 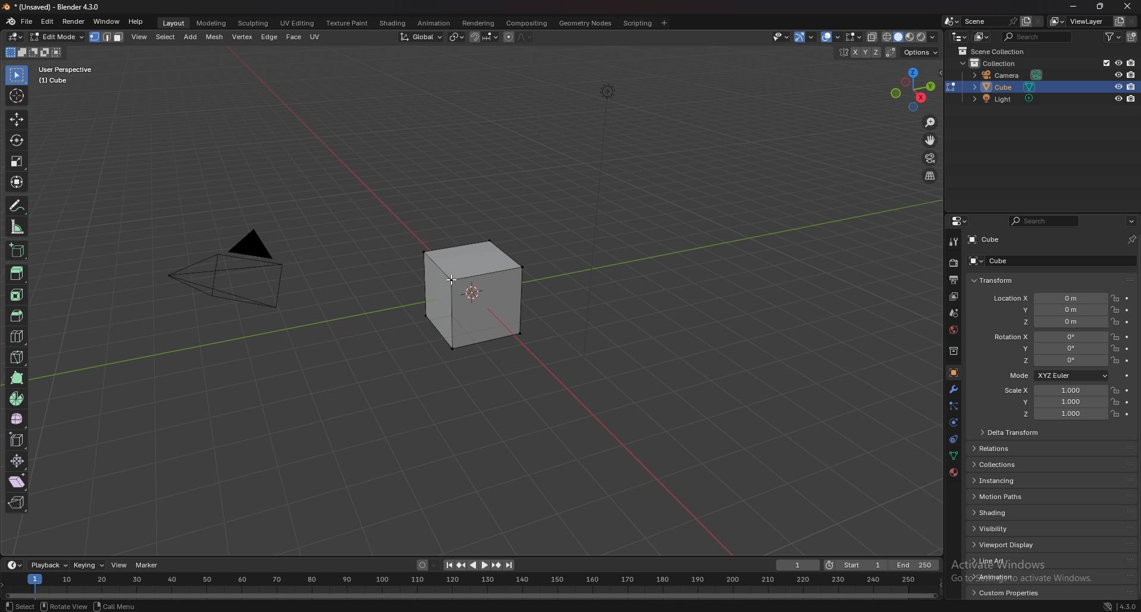 I want to click on select, so click(x=19, y=75).